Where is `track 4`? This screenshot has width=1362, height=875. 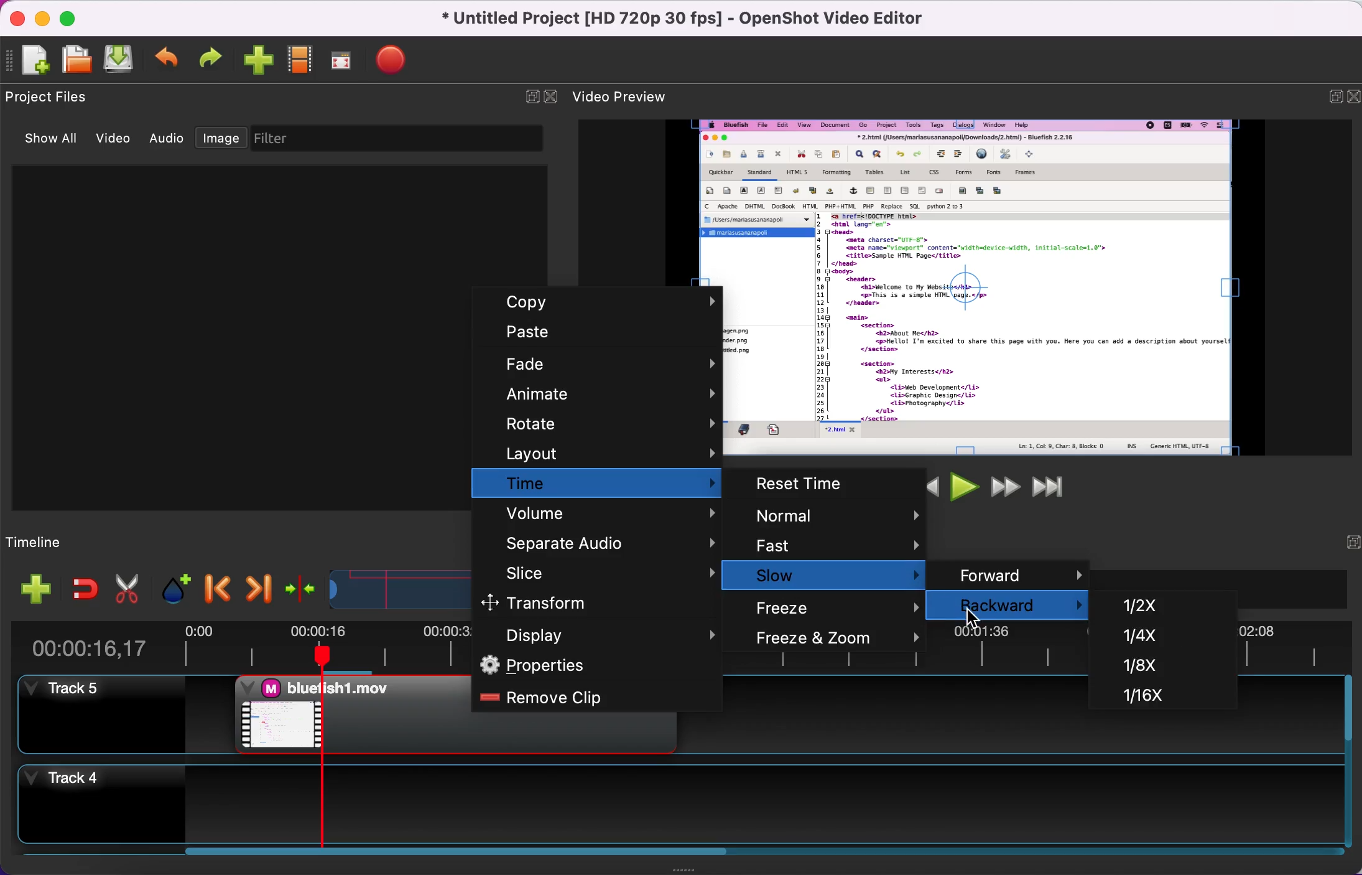
track 4 is located at coordinates (674, 801).